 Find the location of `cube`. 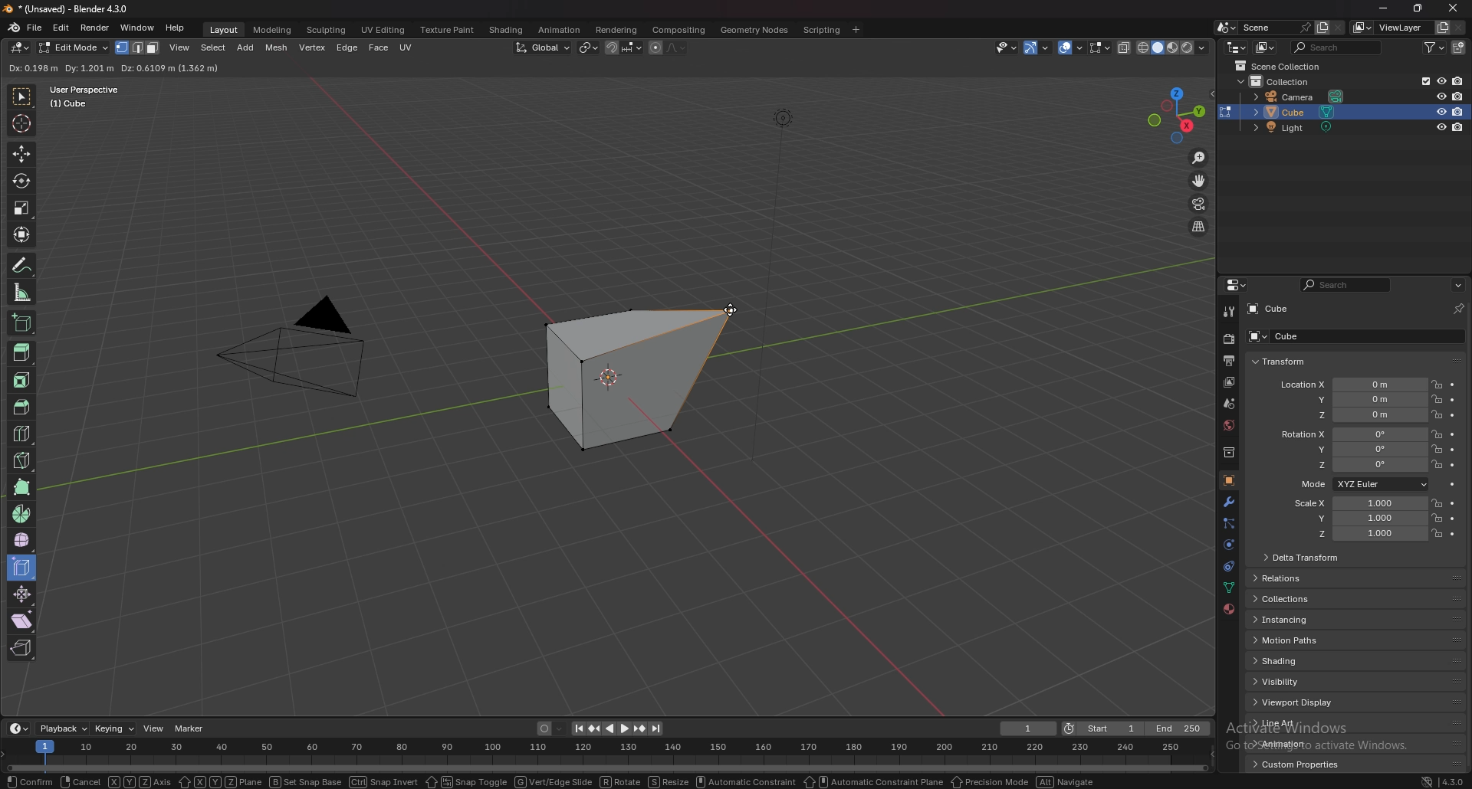

cube is located at coordinates (1269, 309).